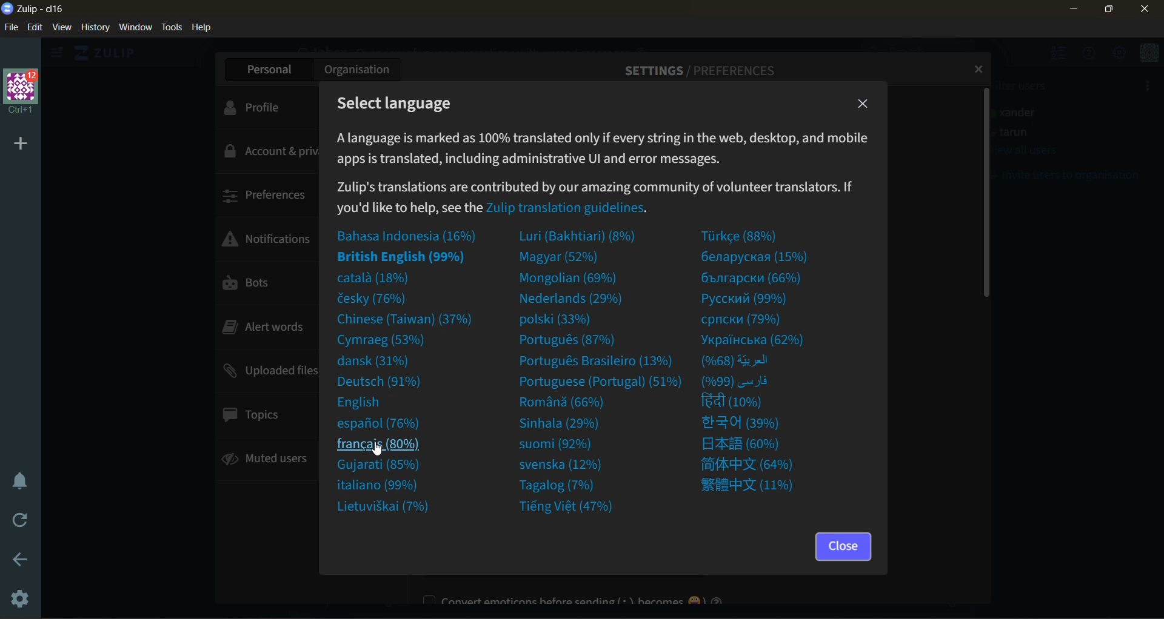  I want to click on magyar, so click(566, 255).